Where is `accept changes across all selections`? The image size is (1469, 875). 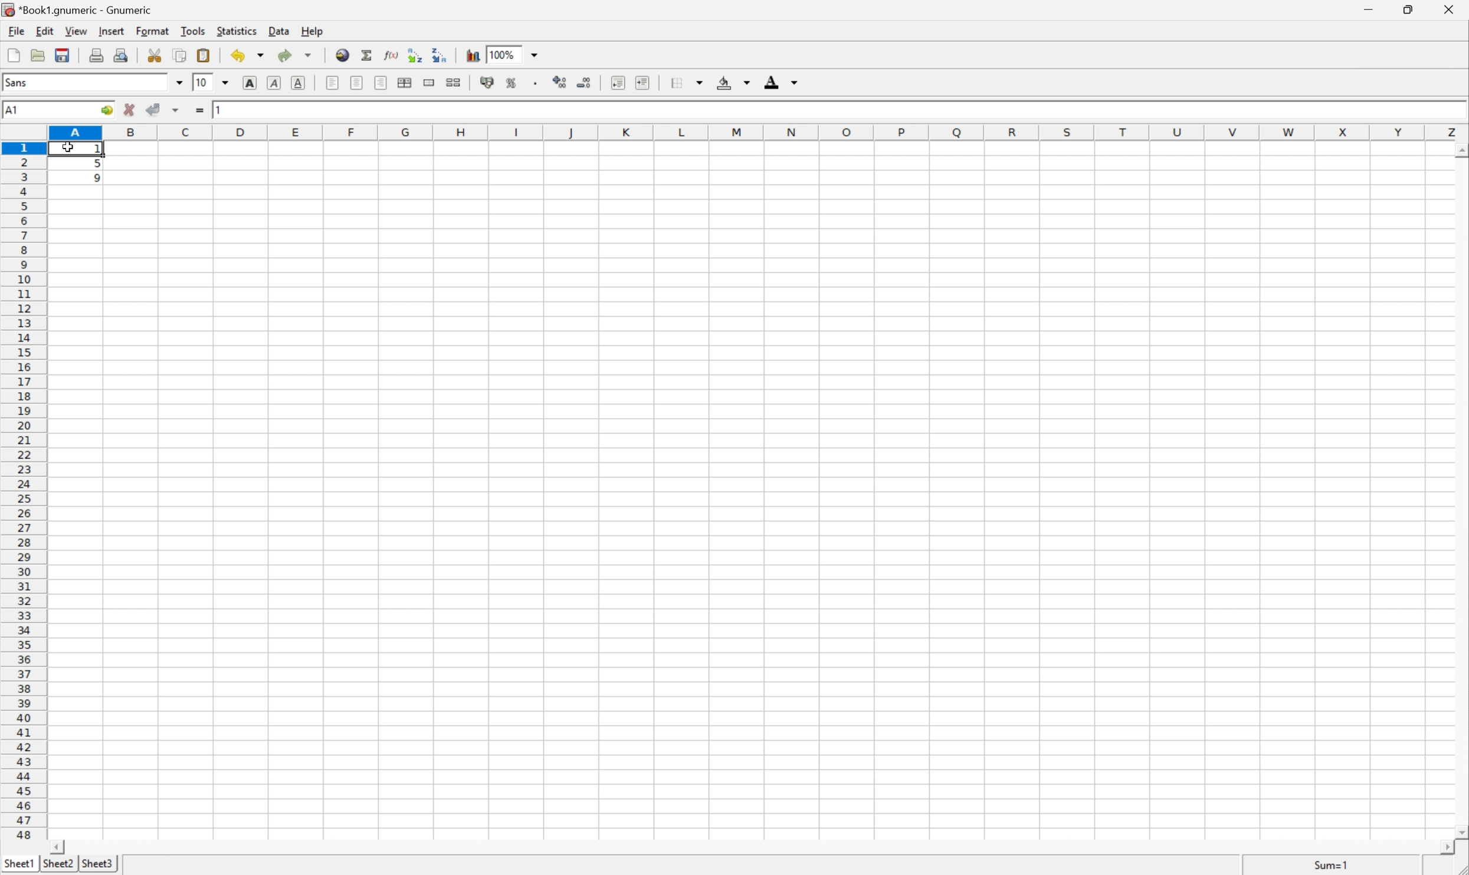
accept changes across all selections is located at coordinates (176, 110).